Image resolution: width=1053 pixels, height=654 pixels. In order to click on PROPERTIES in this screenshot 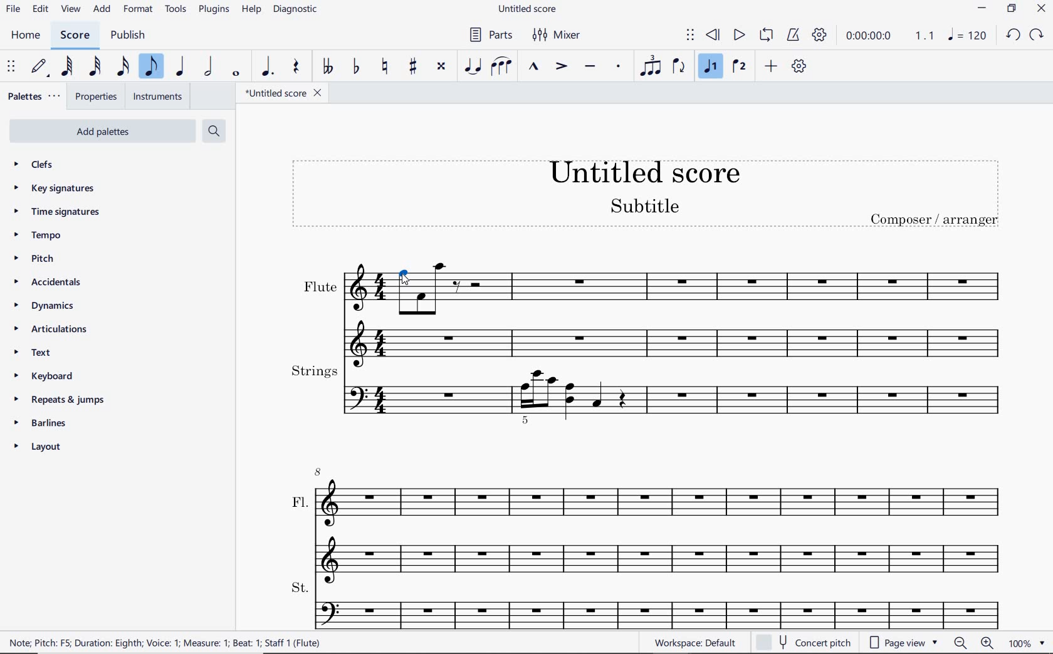, I will do `click(98, 95)`.